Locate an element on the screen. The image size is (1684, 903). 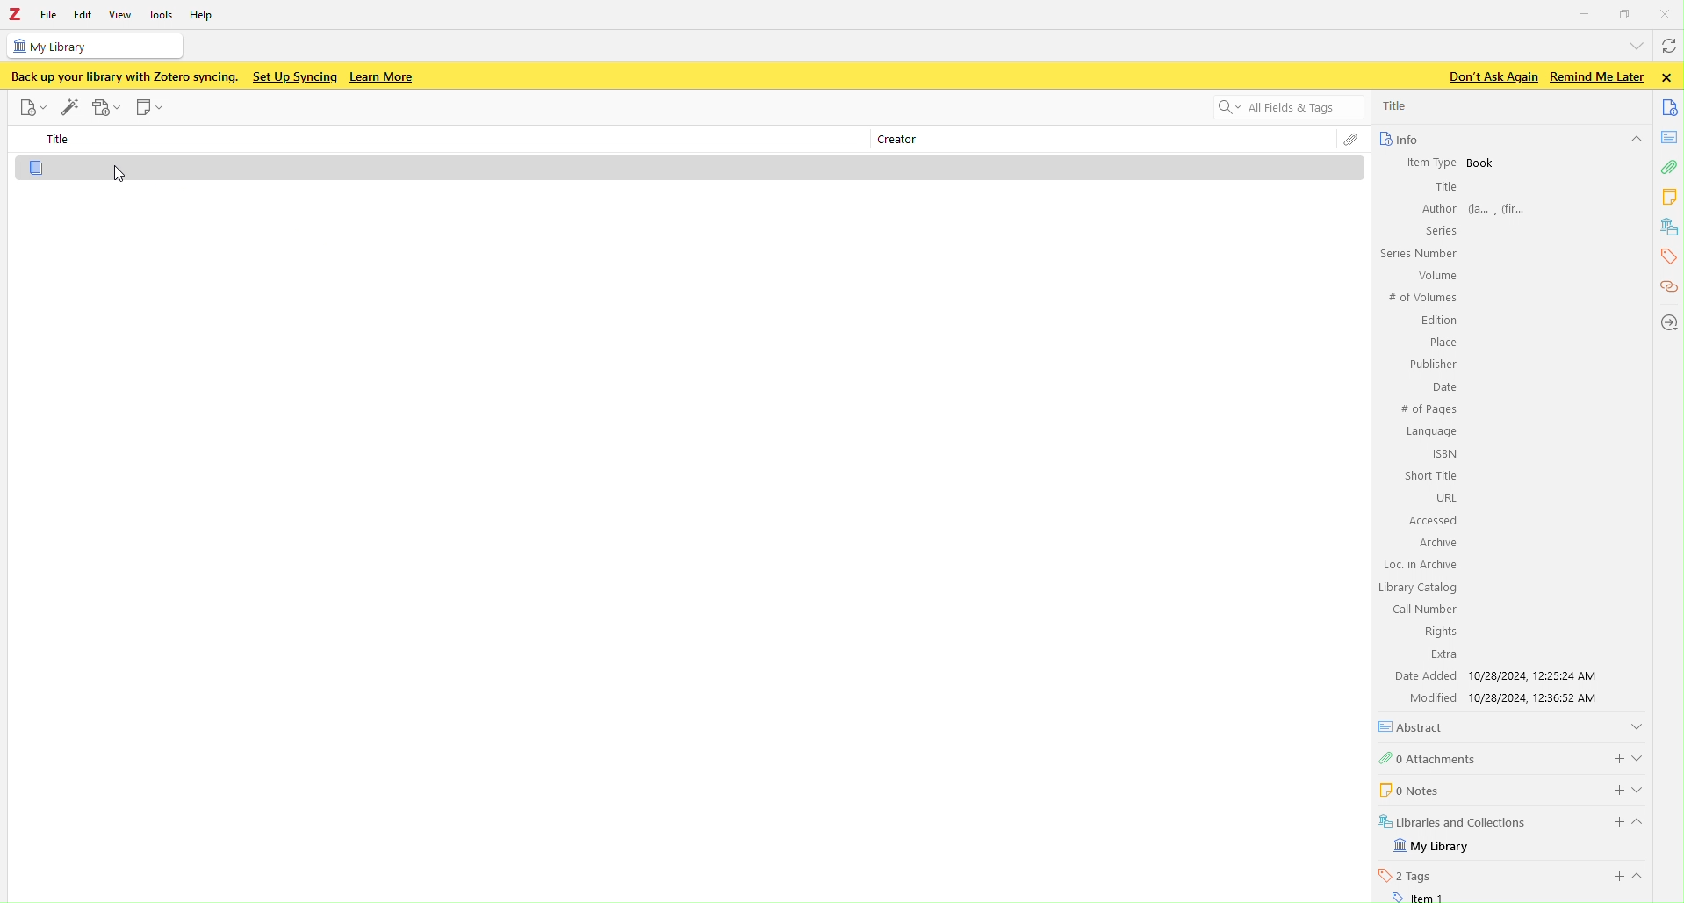
Help is located at coordinates (206, 17).